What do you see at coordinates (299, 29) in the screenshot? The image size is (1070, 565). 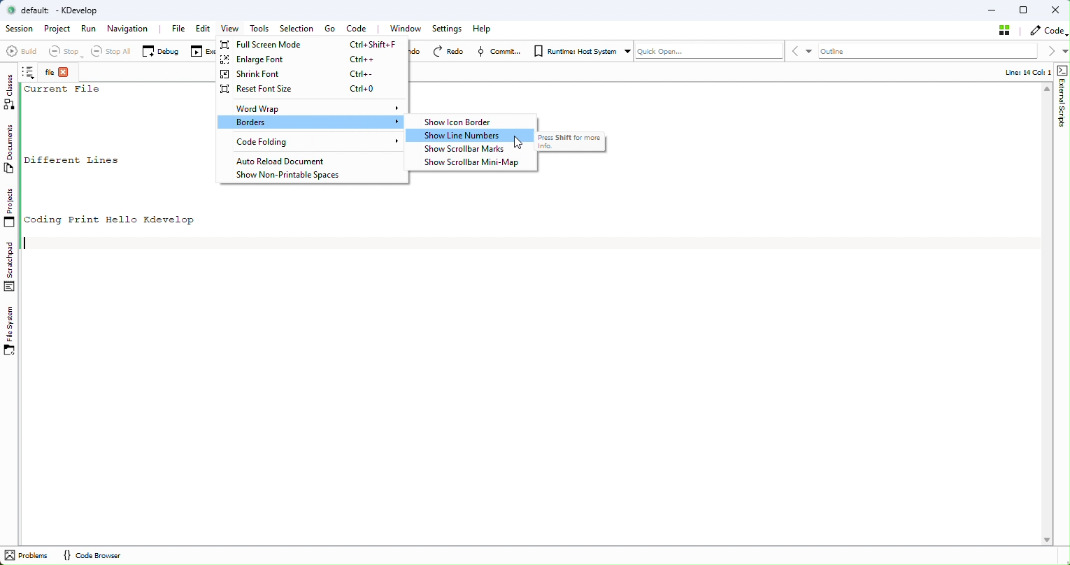 I see `Selection` at bounding box center [299, 29].